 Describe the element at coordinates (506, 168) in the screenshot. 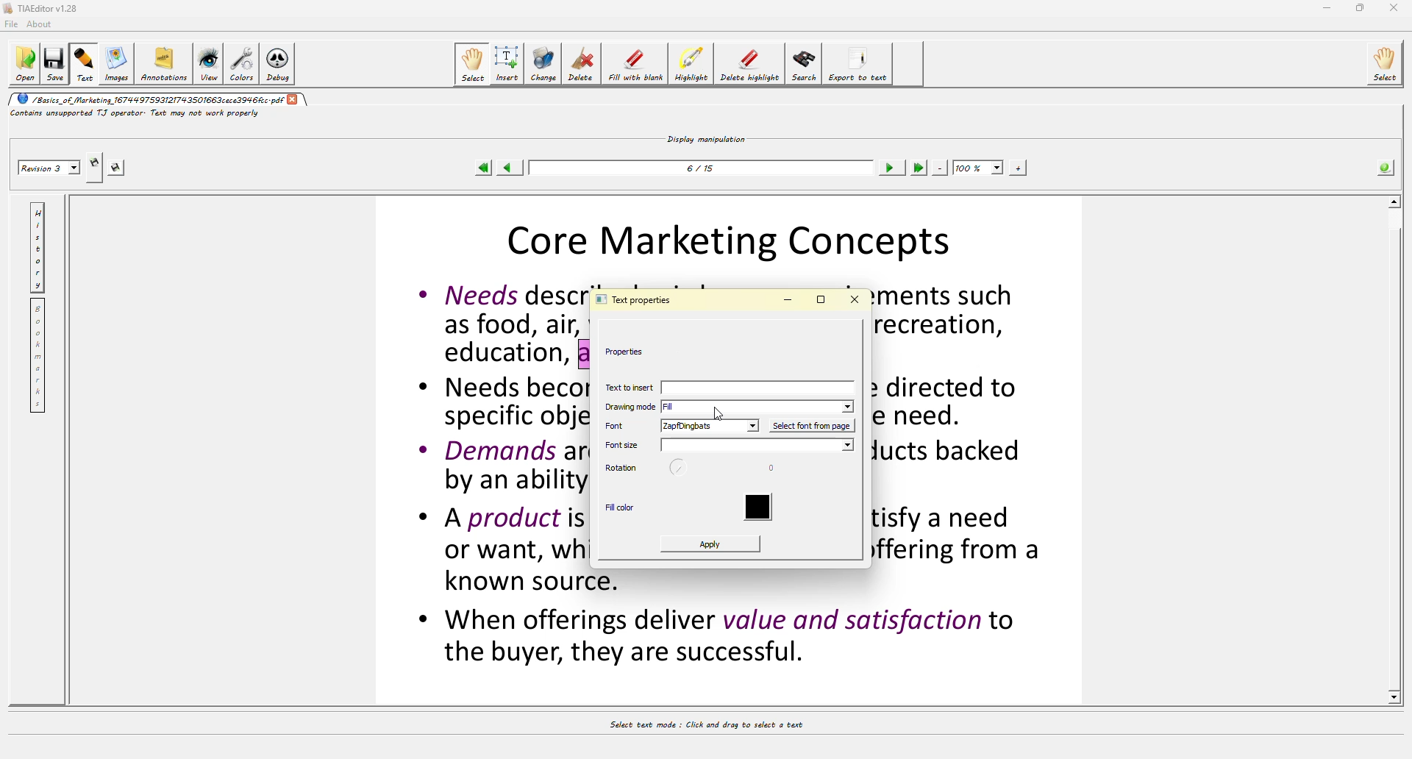

I see `previous page` at that location.